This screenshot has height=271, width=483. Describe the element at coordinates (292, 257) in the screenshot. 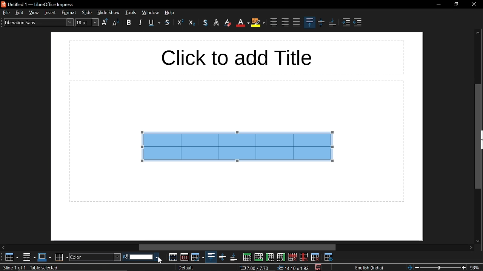

I see `delete row ` at that location.